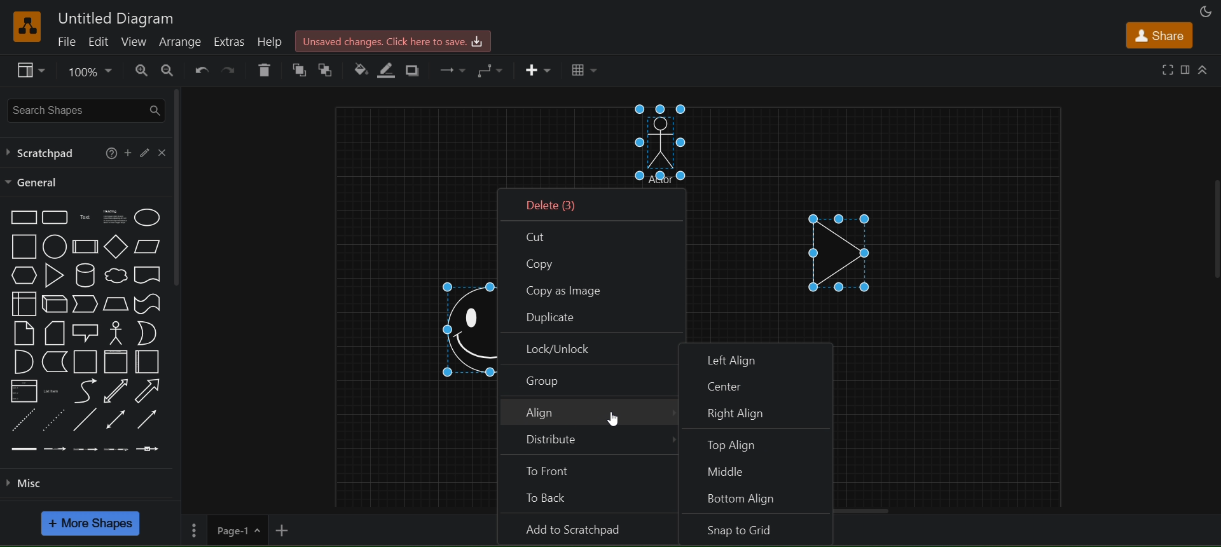 Image resolution: width=1221 pixels, height=547 pixels. What do you see at coordinates (359, 67) in the screenshot?
I see `fill color ` at bounding box center [359, 67].